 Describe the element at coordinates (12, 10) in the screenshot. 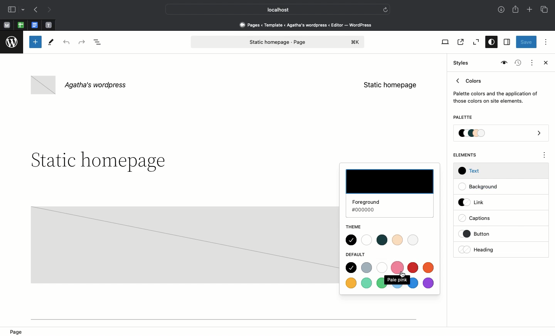

I see `Sidebar` at that location.